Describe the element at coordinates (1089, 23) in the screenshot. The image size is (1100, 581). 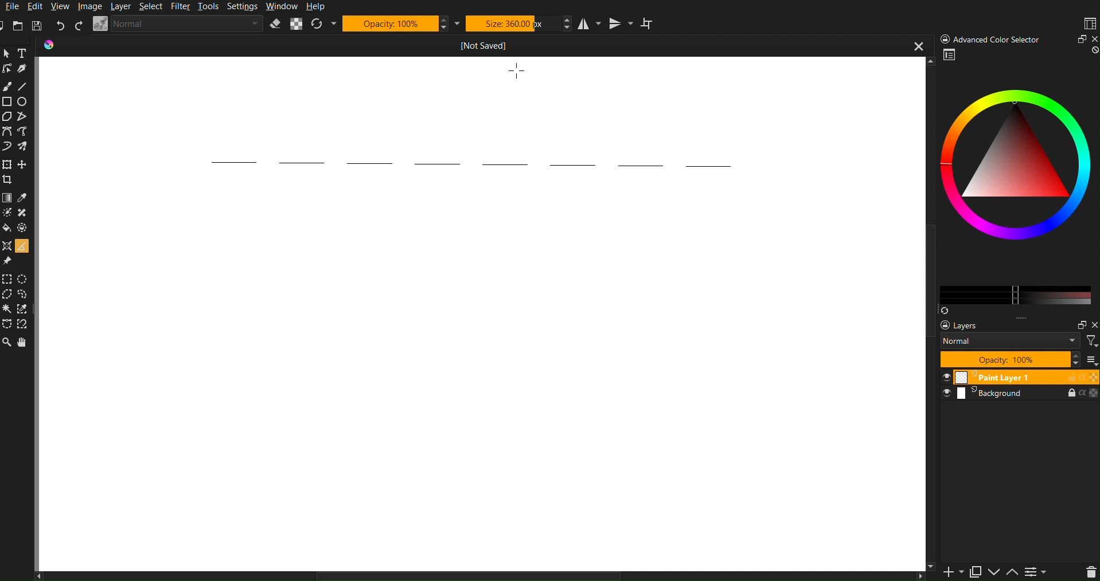
I see `Workspace` at that location.